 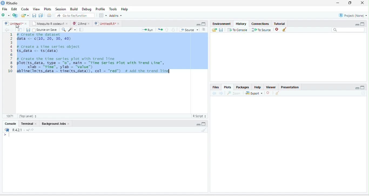 I want to click on History, so click(x=241, y=23).